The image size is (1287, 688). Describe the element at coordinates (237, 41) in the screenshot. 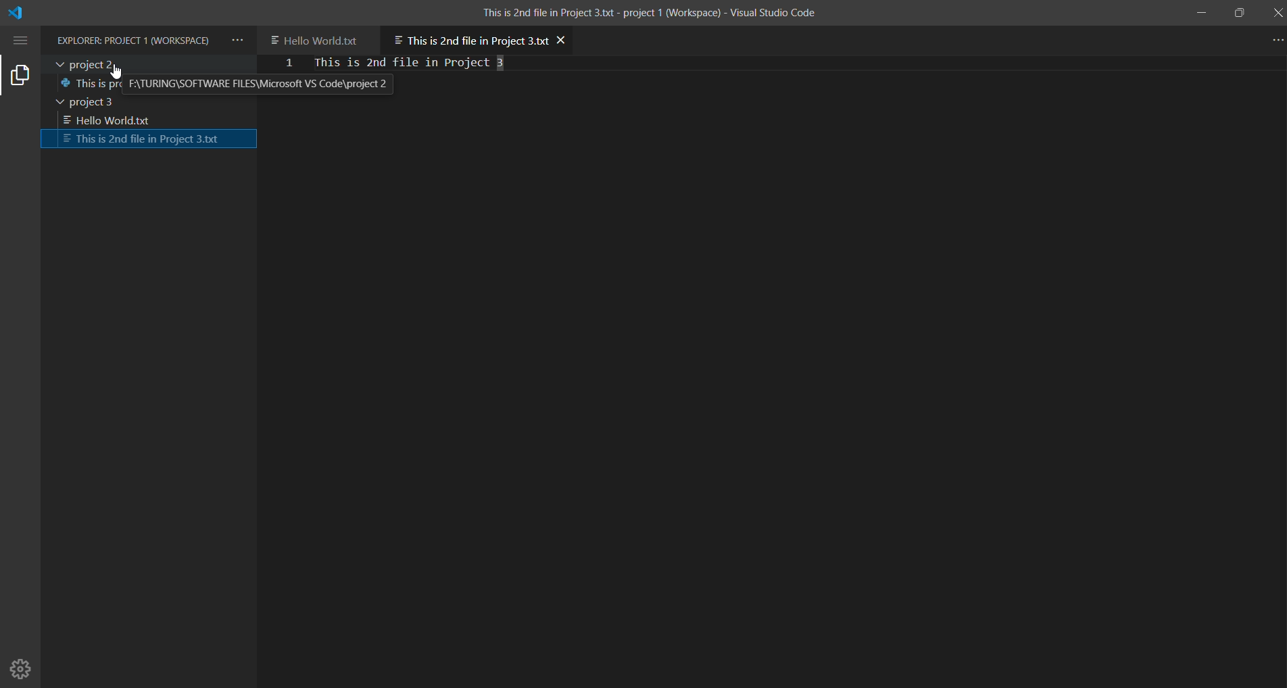

I see `views and more actions` at that location.